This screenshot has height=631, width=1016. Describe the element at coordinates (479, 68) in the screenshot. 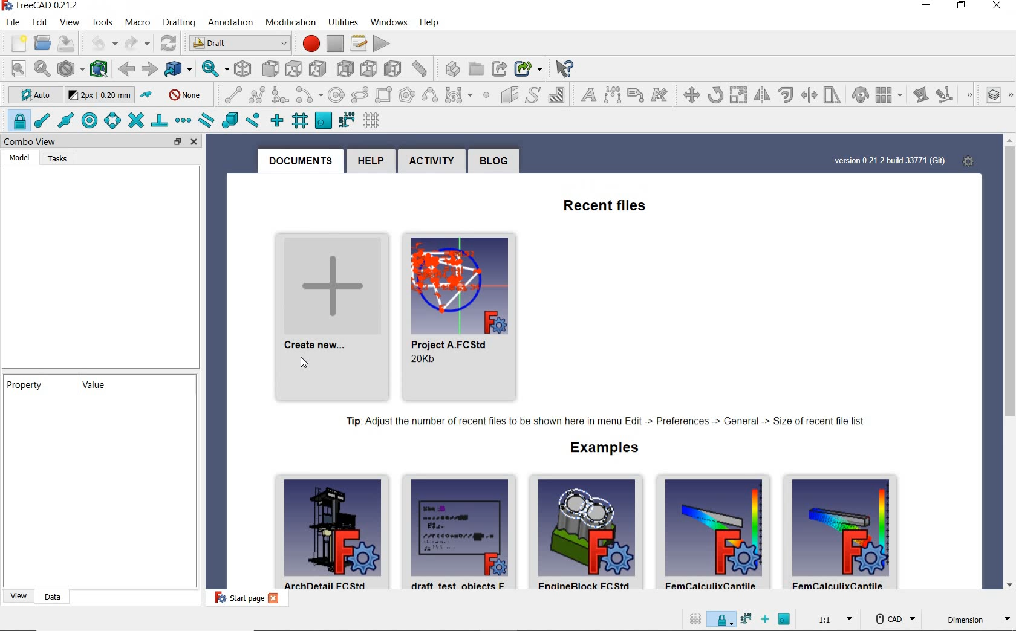

I see `make link` at that location.